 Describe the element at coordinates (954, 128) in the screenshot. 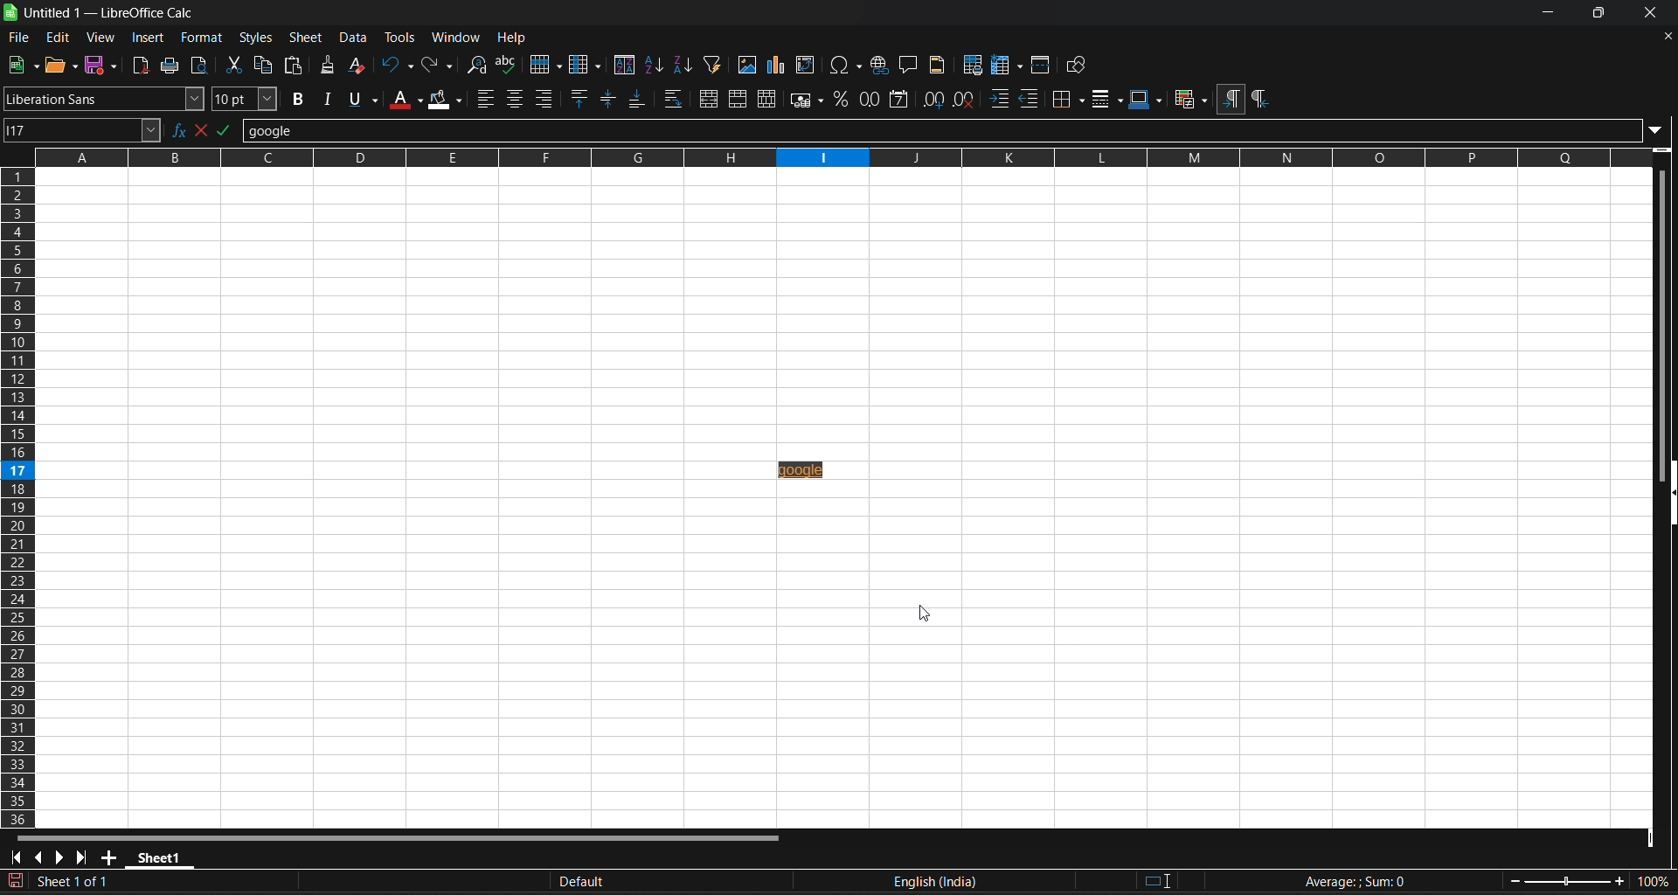

I see `input line` at that location.